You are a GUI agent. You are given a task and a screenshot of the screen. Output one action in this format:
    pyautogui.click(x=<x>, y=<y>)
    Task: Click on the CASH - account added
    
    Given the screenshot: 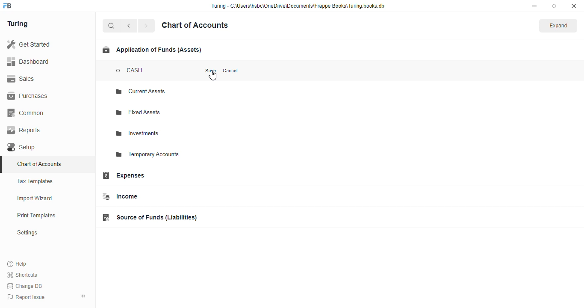 What is the action you would take?
    pyautogui.click(x=134, y=71)
    